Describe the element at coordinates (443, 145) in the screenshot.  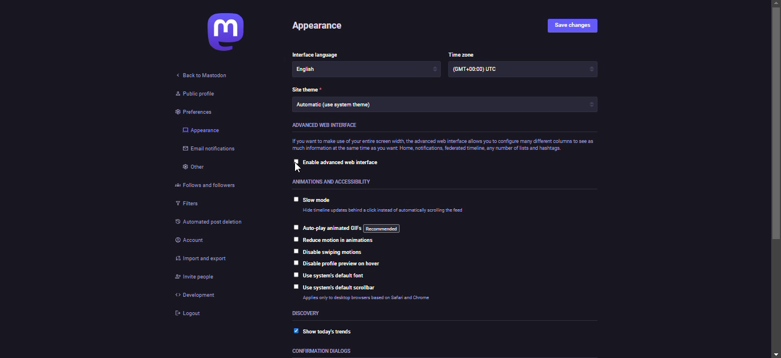
I see `If you want to make use of your entire screen width, the advanced web interface allows you to configure many different columns to see as much information at the same time as you want Home, notifications, federated time, any number of lists and hashtags.` at that location.